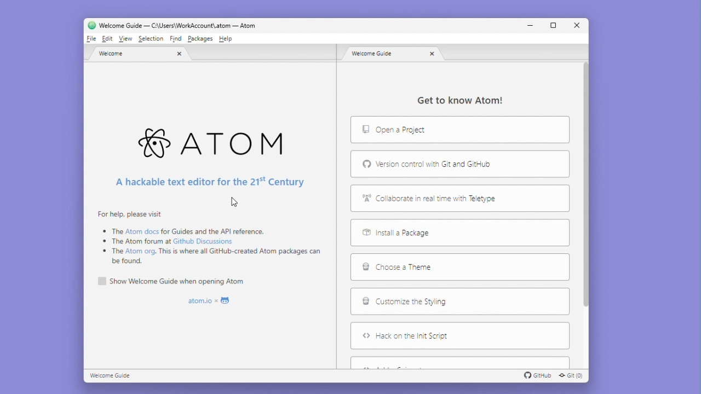 This screenshot has width=701, height=394. Describe the element at coordinates (212, 183) in the screenshot. I see `A hackable text editor for the 21*' Century` at that location.